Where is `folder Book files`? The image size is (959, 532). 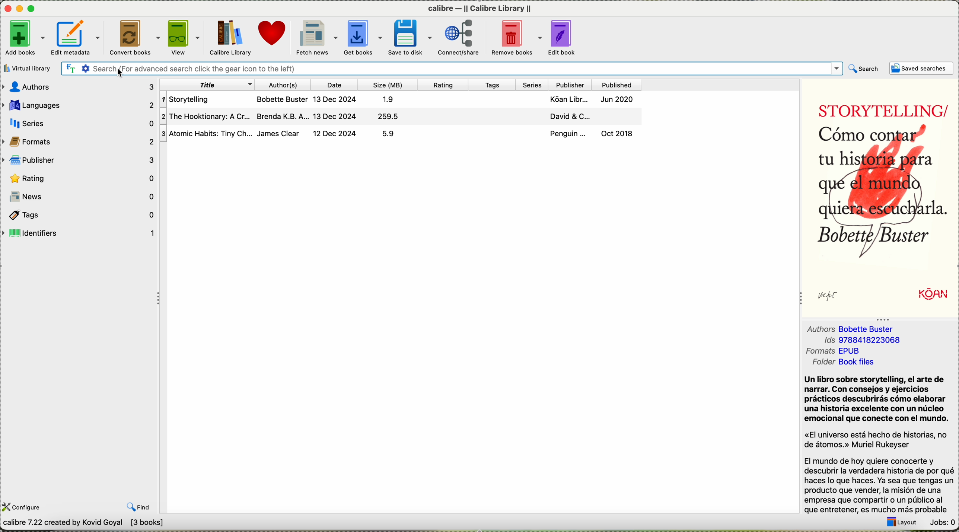
folder Book files is located at coordinates (821, 363).